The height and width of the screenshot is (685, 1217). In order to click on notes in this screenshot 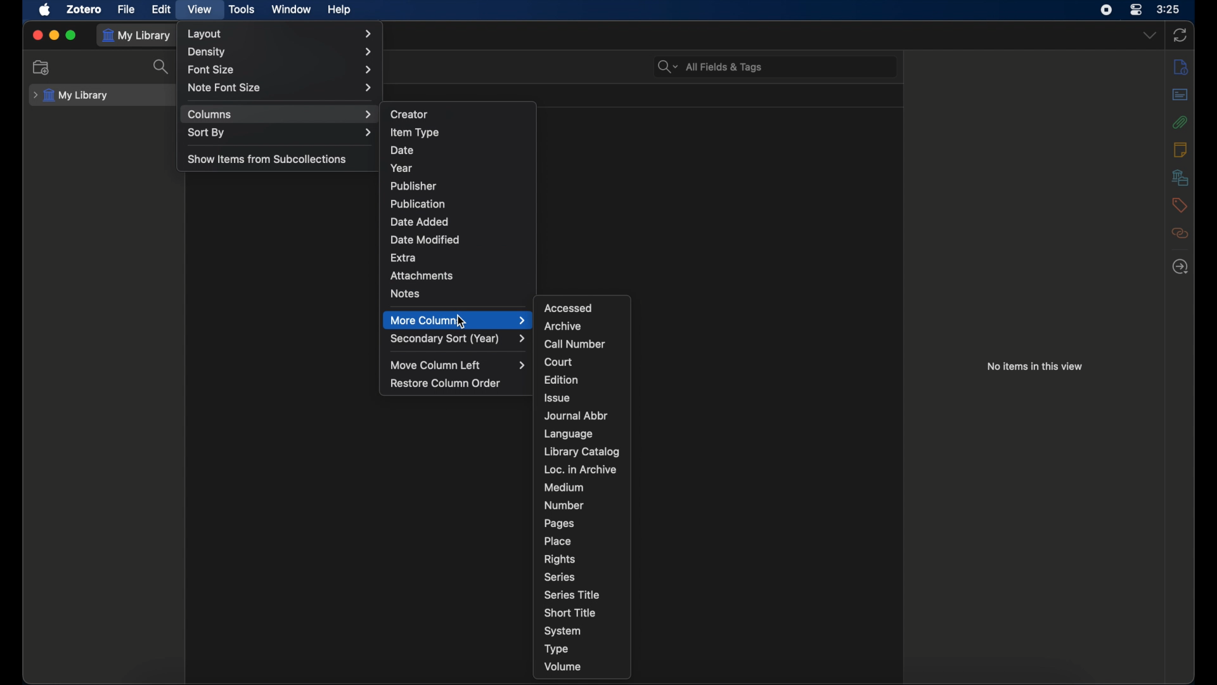, I will do `click(1180, 148)`.